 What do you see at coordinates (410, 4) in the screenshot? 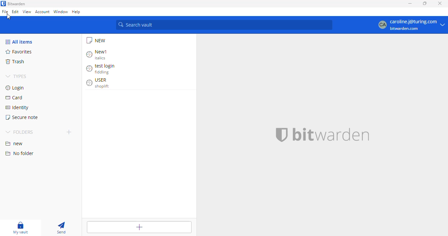
I see `minimize` at bounding box center [410, 4].